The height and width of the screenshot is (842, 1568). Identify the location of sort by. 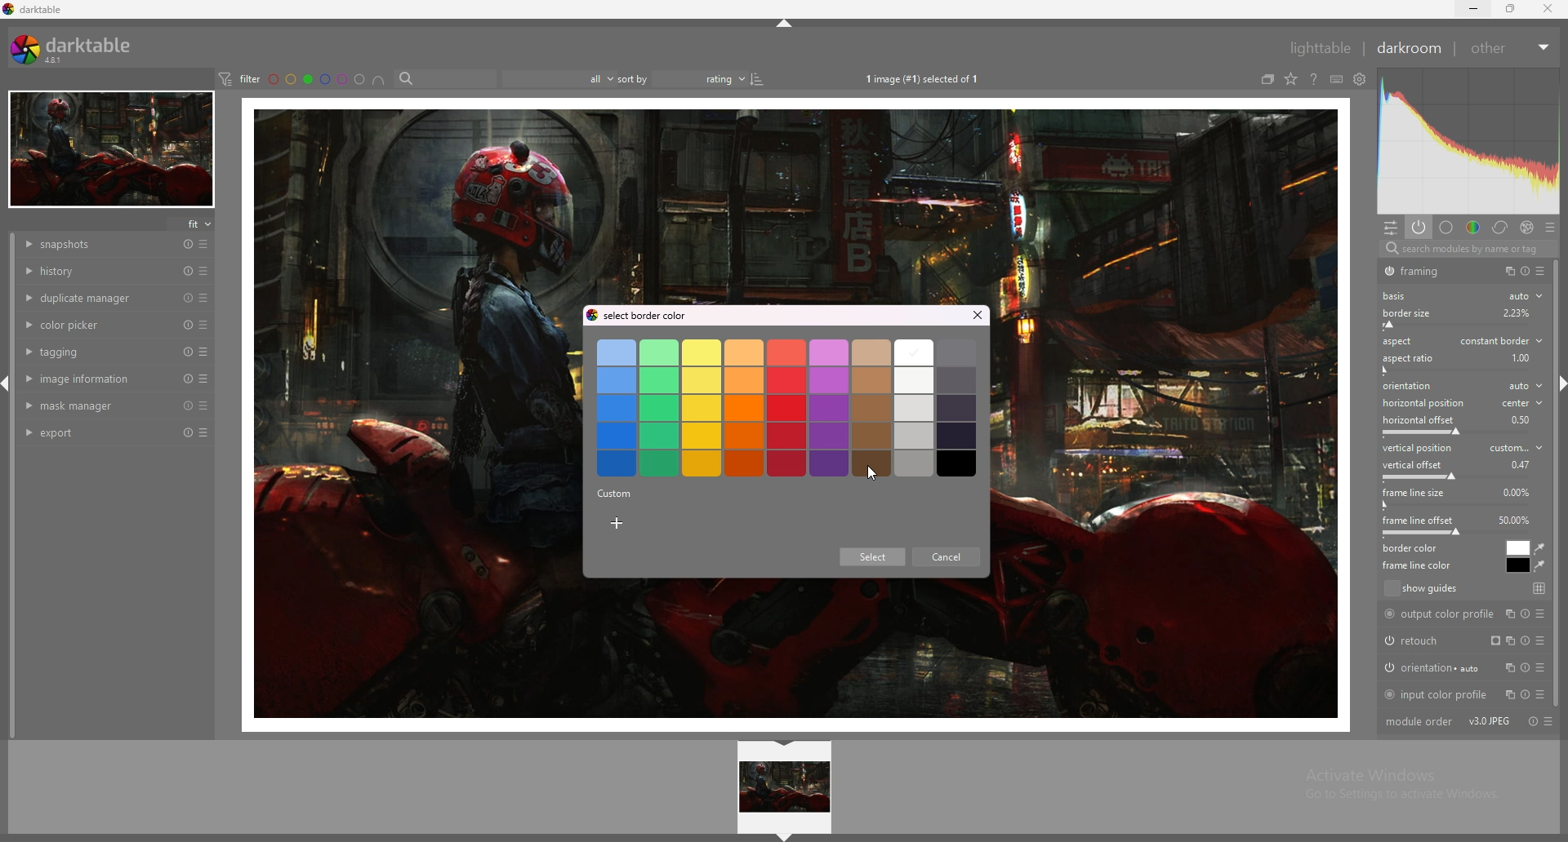
(631, 78).